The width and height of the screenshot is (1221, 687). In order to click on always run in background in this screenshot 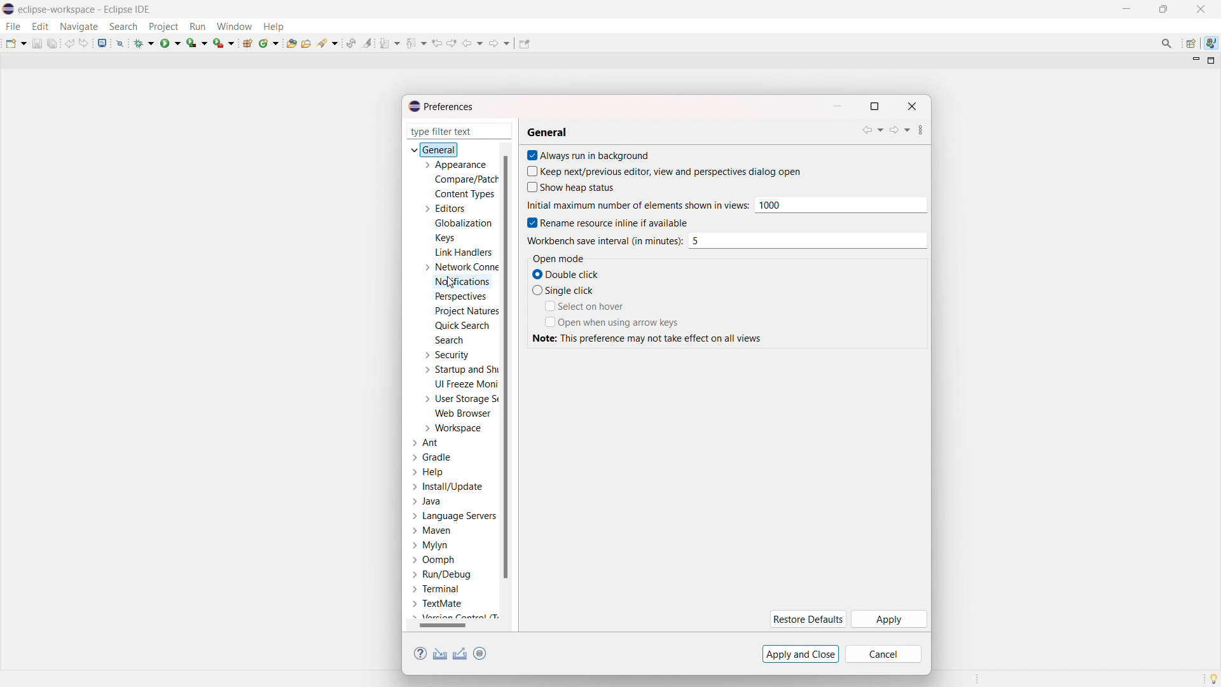, I will do `click(597, 155)`.